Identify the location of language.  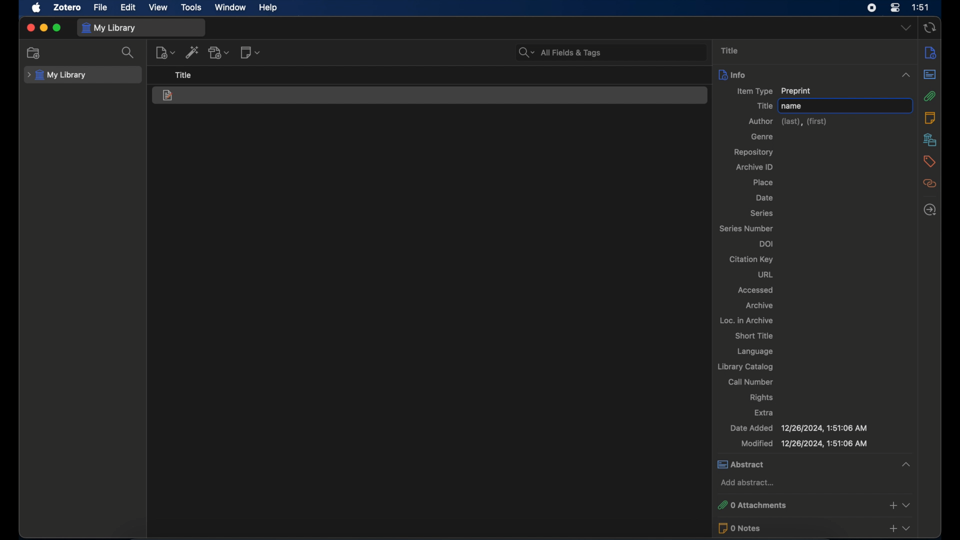
(756, 351).